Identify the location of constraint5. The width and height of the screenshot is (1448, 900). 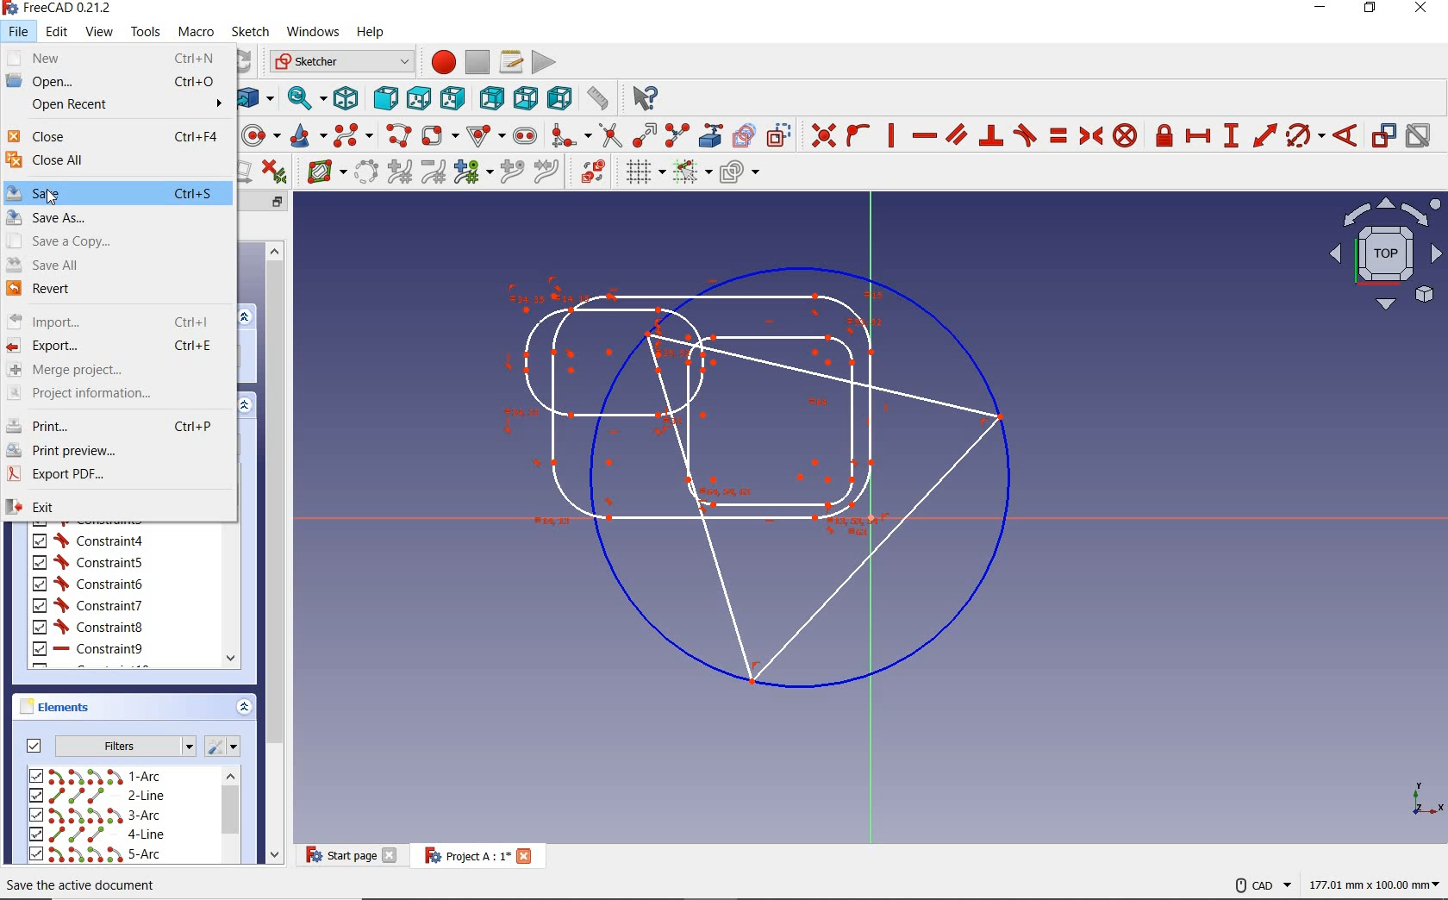
(87, 562).